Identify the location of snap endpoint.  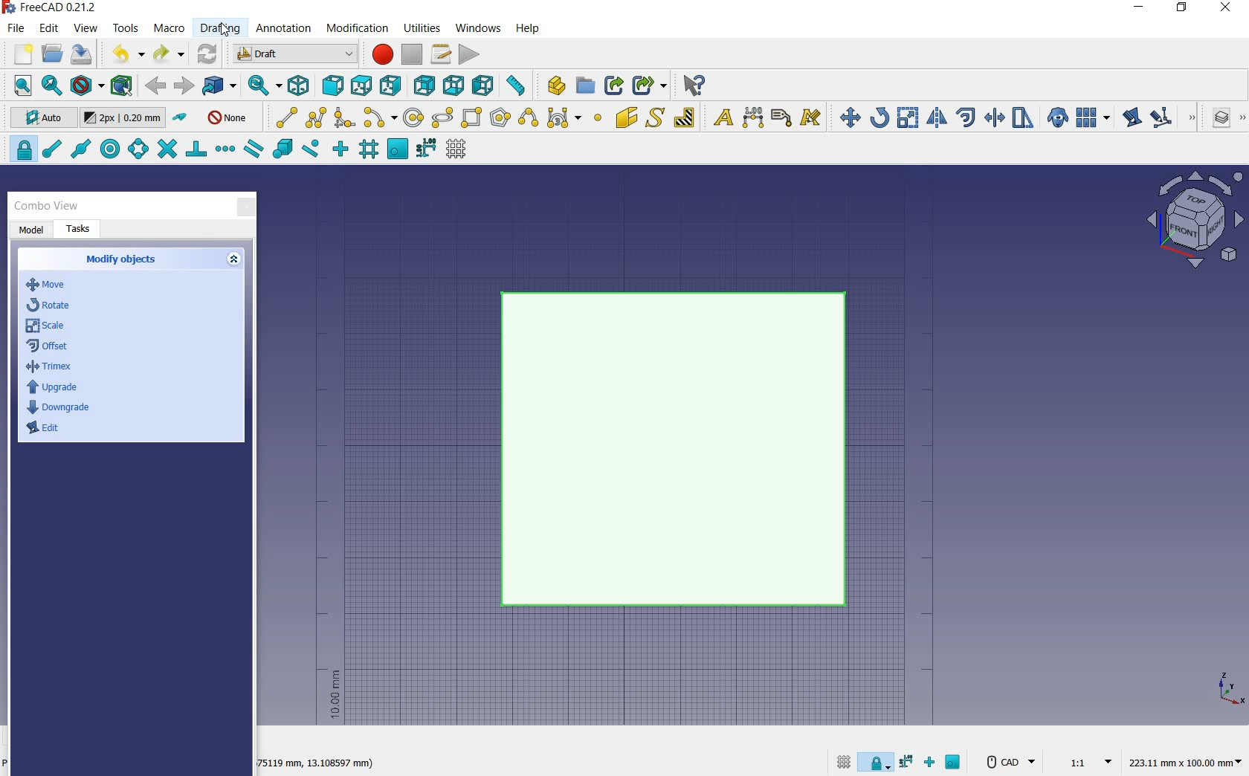
(51, 149).